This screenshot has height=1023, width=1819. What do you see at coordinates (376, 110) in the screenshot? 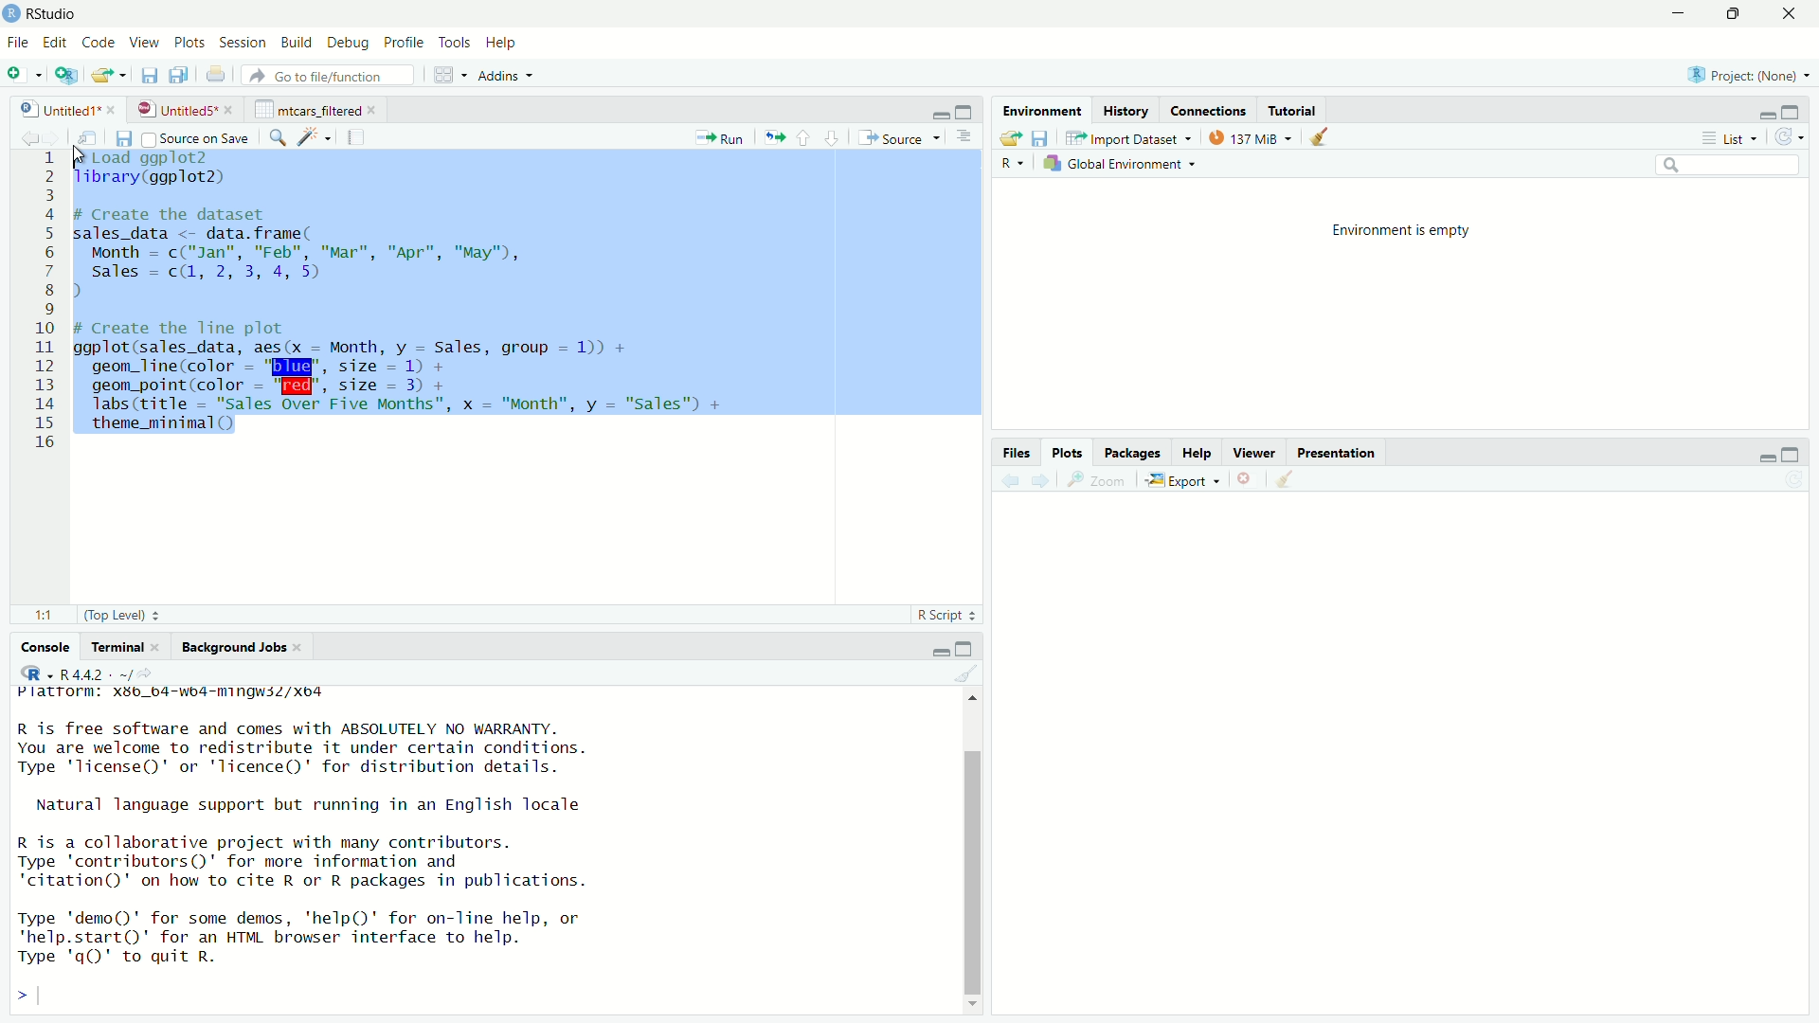
I see `close` at bounding box center [376, 110].